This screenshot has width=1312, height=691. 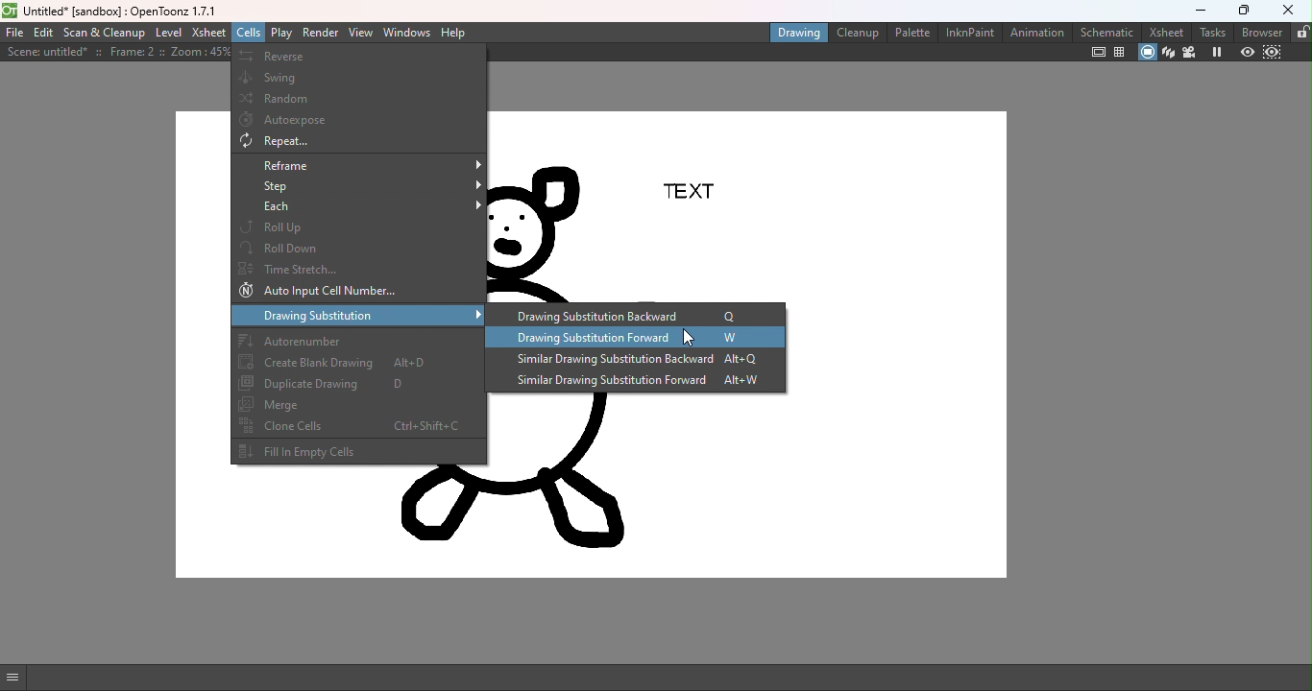 What do you see at coordinates (697, 191) in the screenshot?
I see `TEXT` at bounding box center [697, 191].